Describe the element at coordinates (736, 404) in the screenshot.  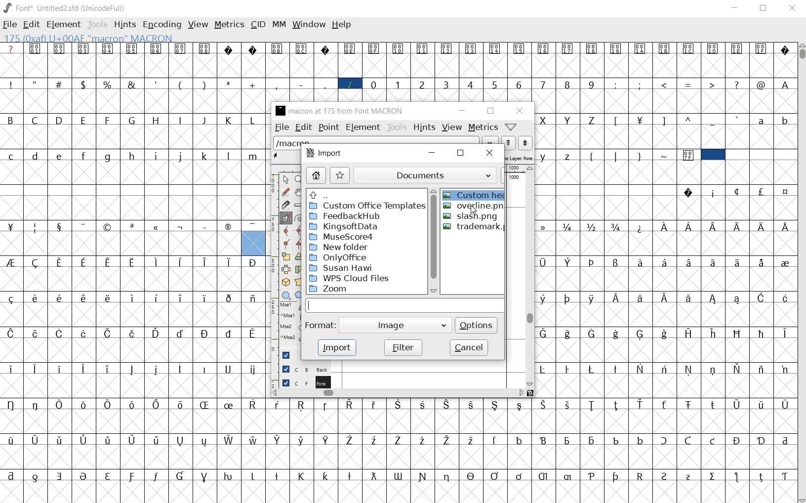
I see `` at that location.